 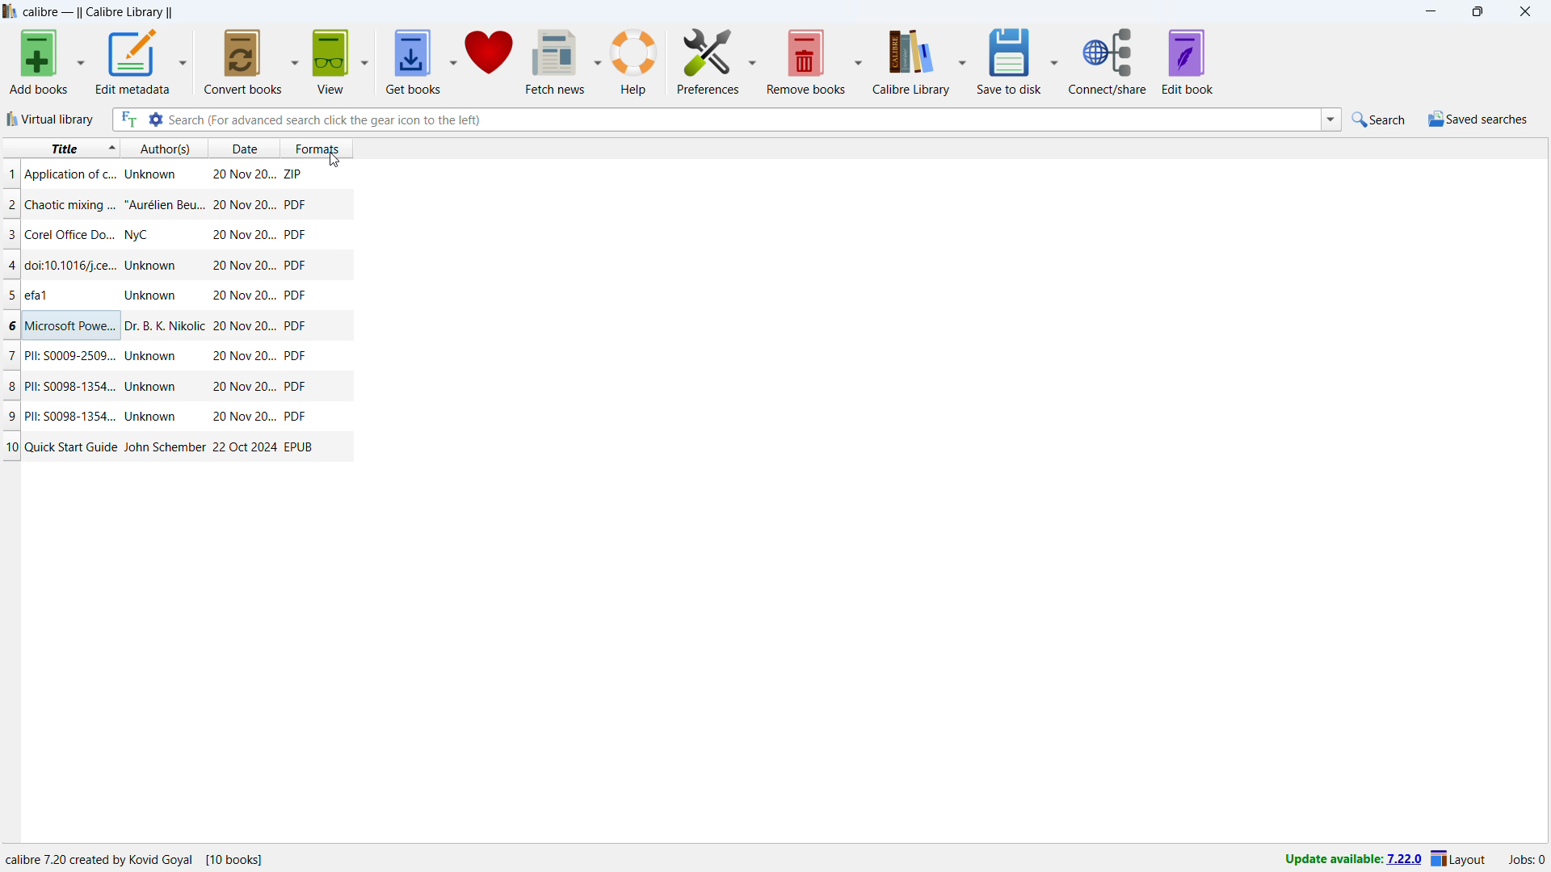 What do you see at coordinates (365, 61) in the screenshot?
I see `view options` at bounding box center [365, 61].